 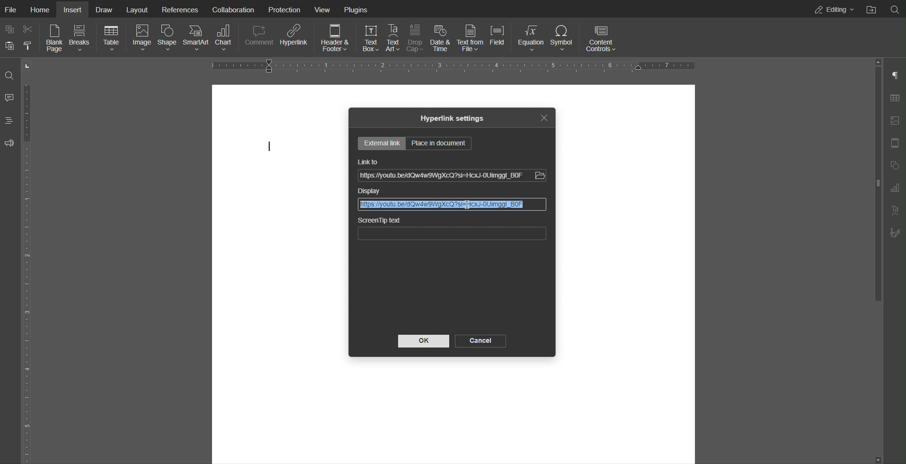 What do you see at coordinates (896, 9) in the screenshot?
I see `Search` at bounding box center [896, 9].